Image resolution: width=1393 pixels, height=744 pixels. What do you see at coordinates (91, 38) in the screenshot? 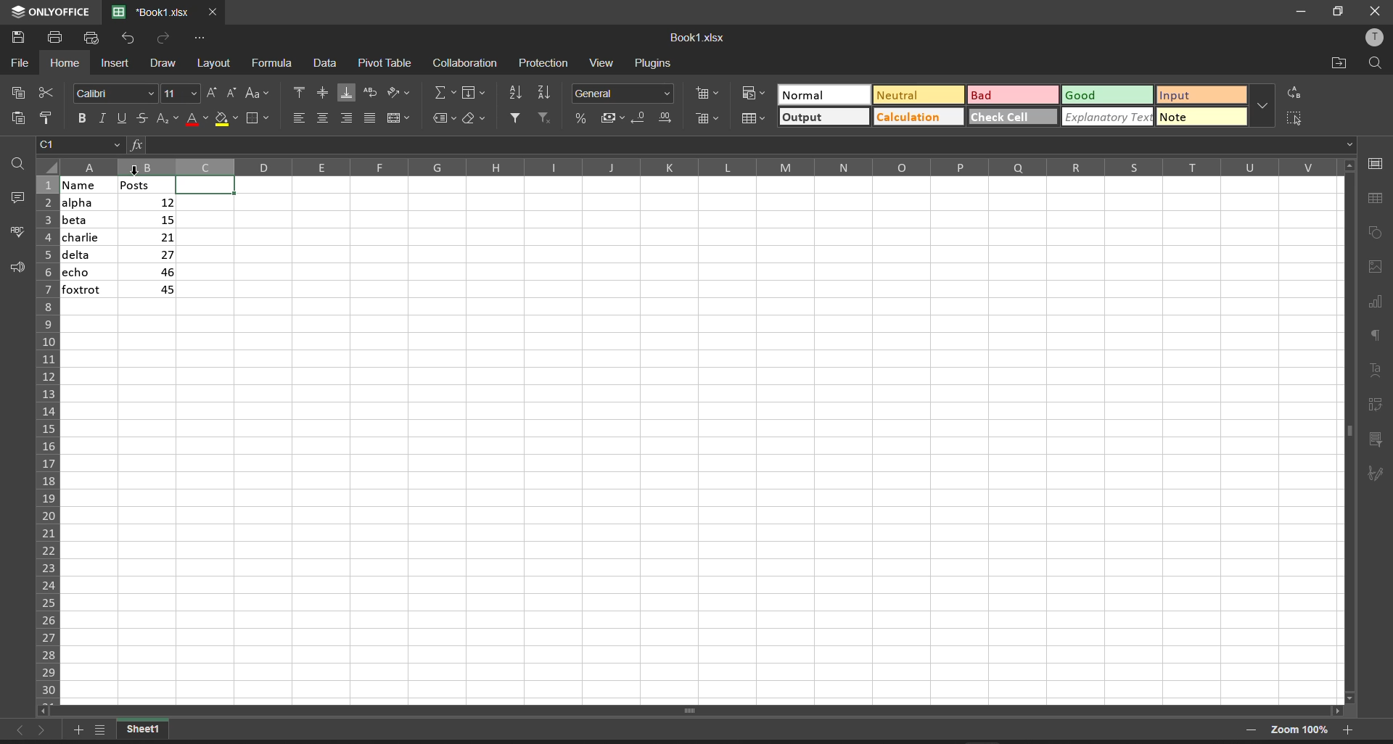
I see `quick print` at bounding box center [91, 38].